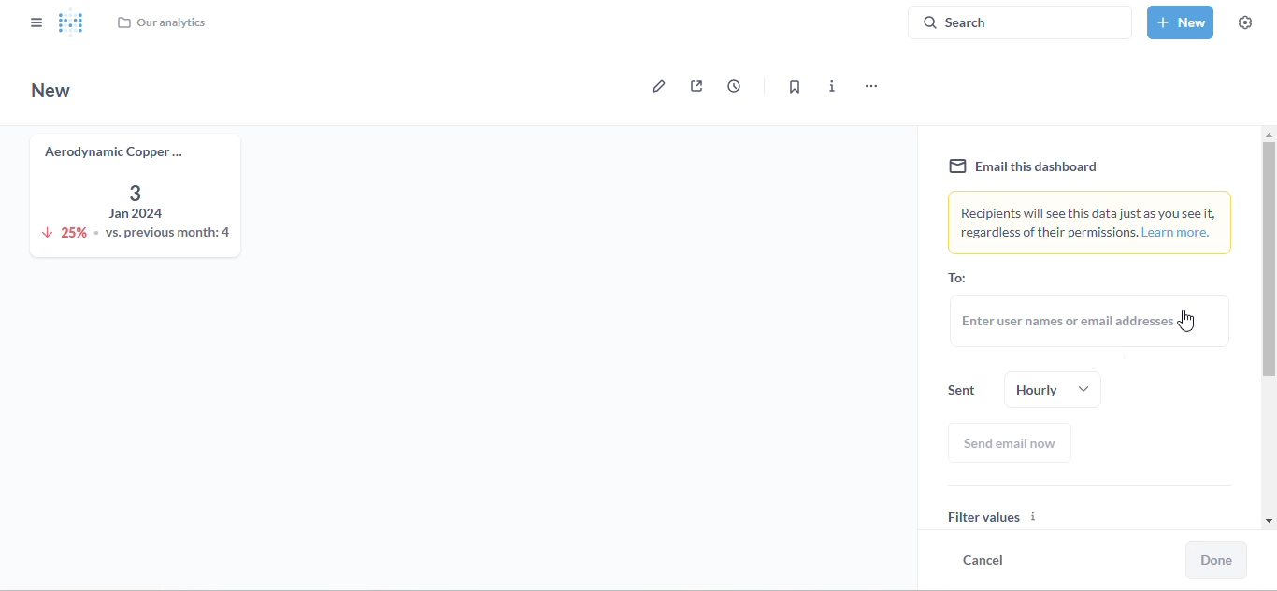  Describe the element at coordinates (51, 90) in the screenshot. I see `new` at that location.